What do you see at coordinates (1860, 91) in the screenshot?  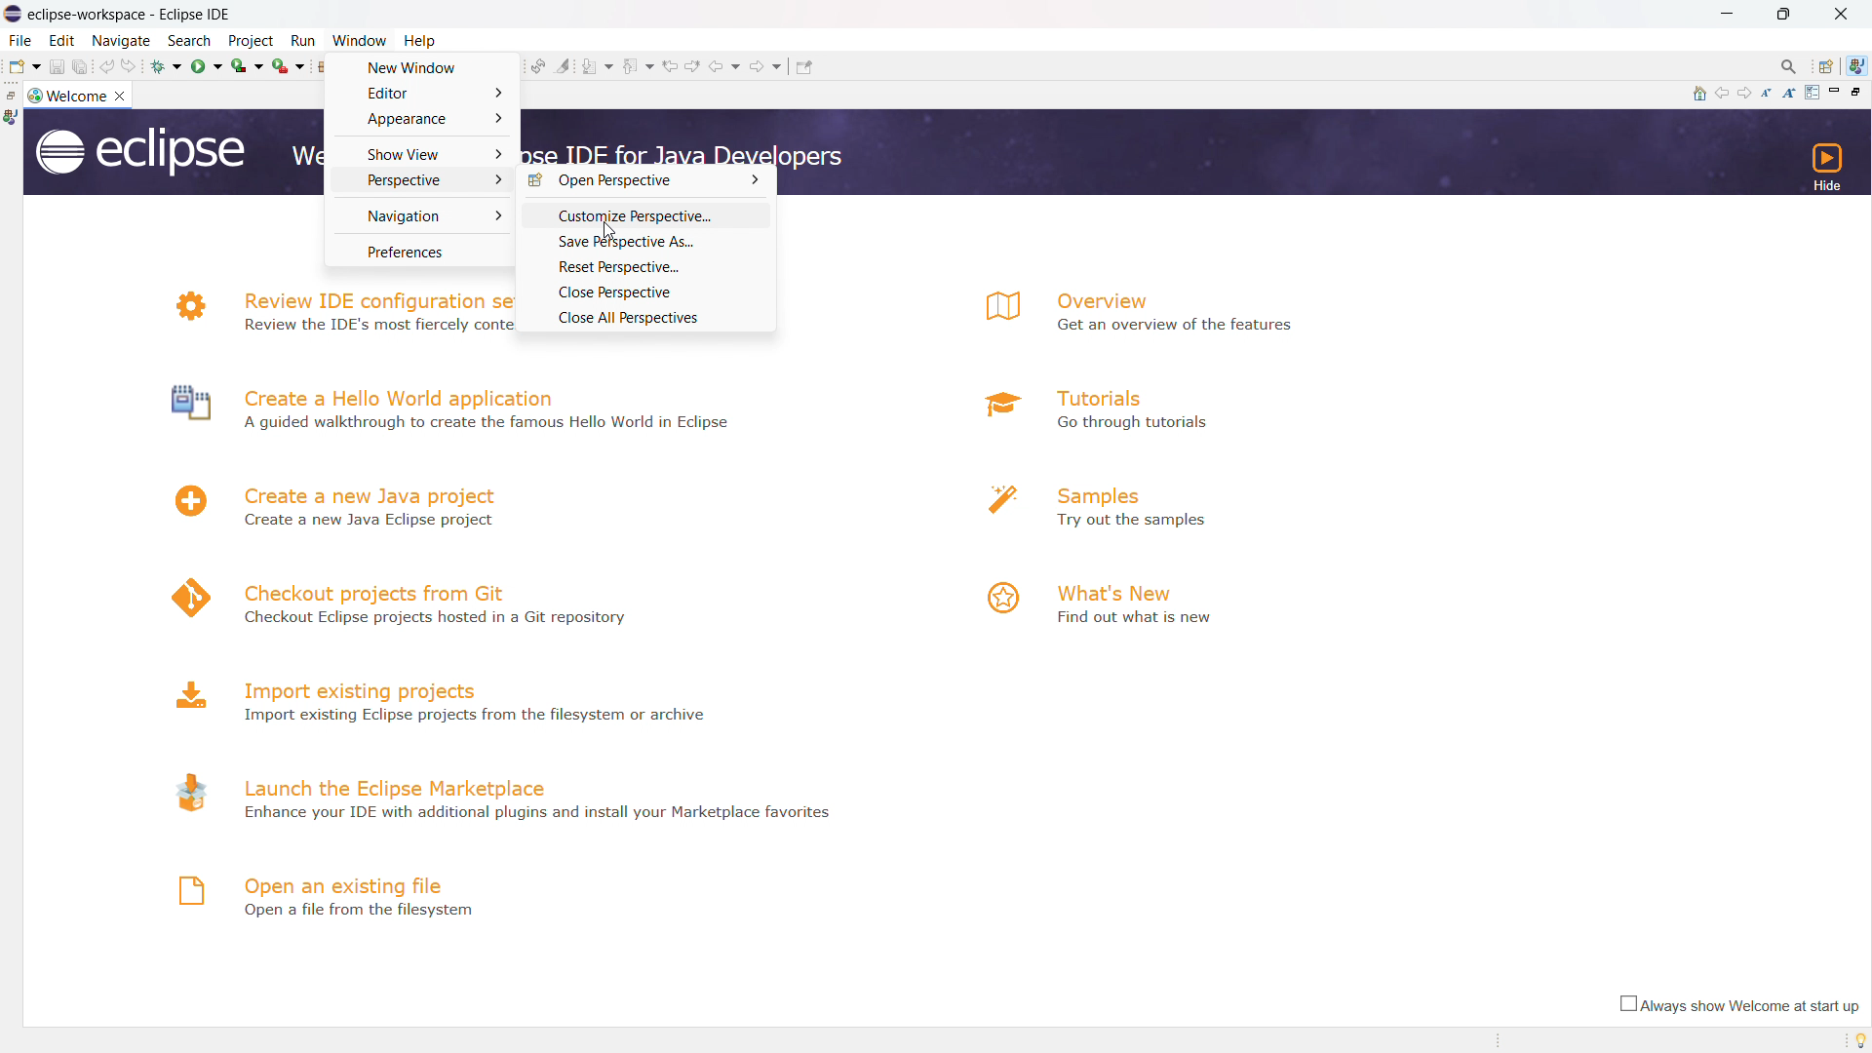 I see `restore` at bounding box center [1860, 91].